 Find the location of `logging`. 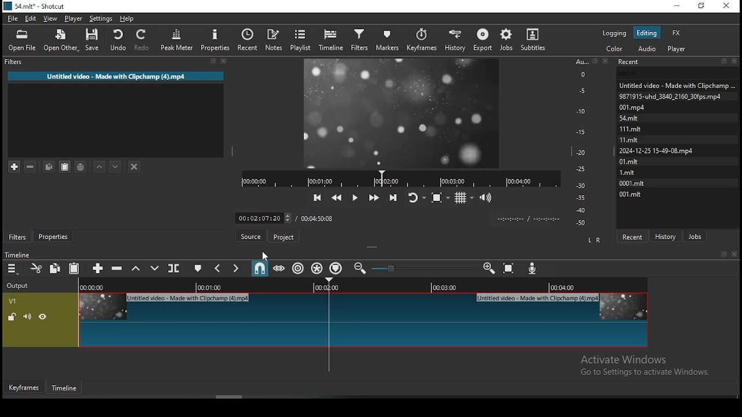

logging is located at coordinates (614, 33).